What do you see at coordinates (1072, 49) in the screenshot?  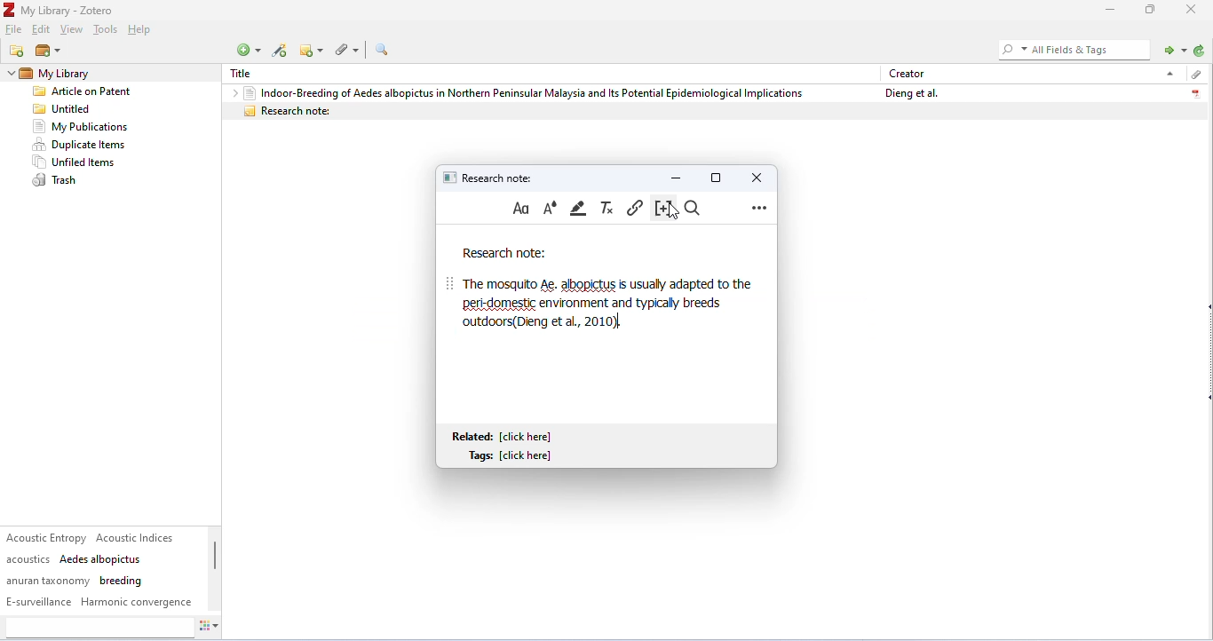 I see `all fields and tagd` at bounding box center [1072, 49].